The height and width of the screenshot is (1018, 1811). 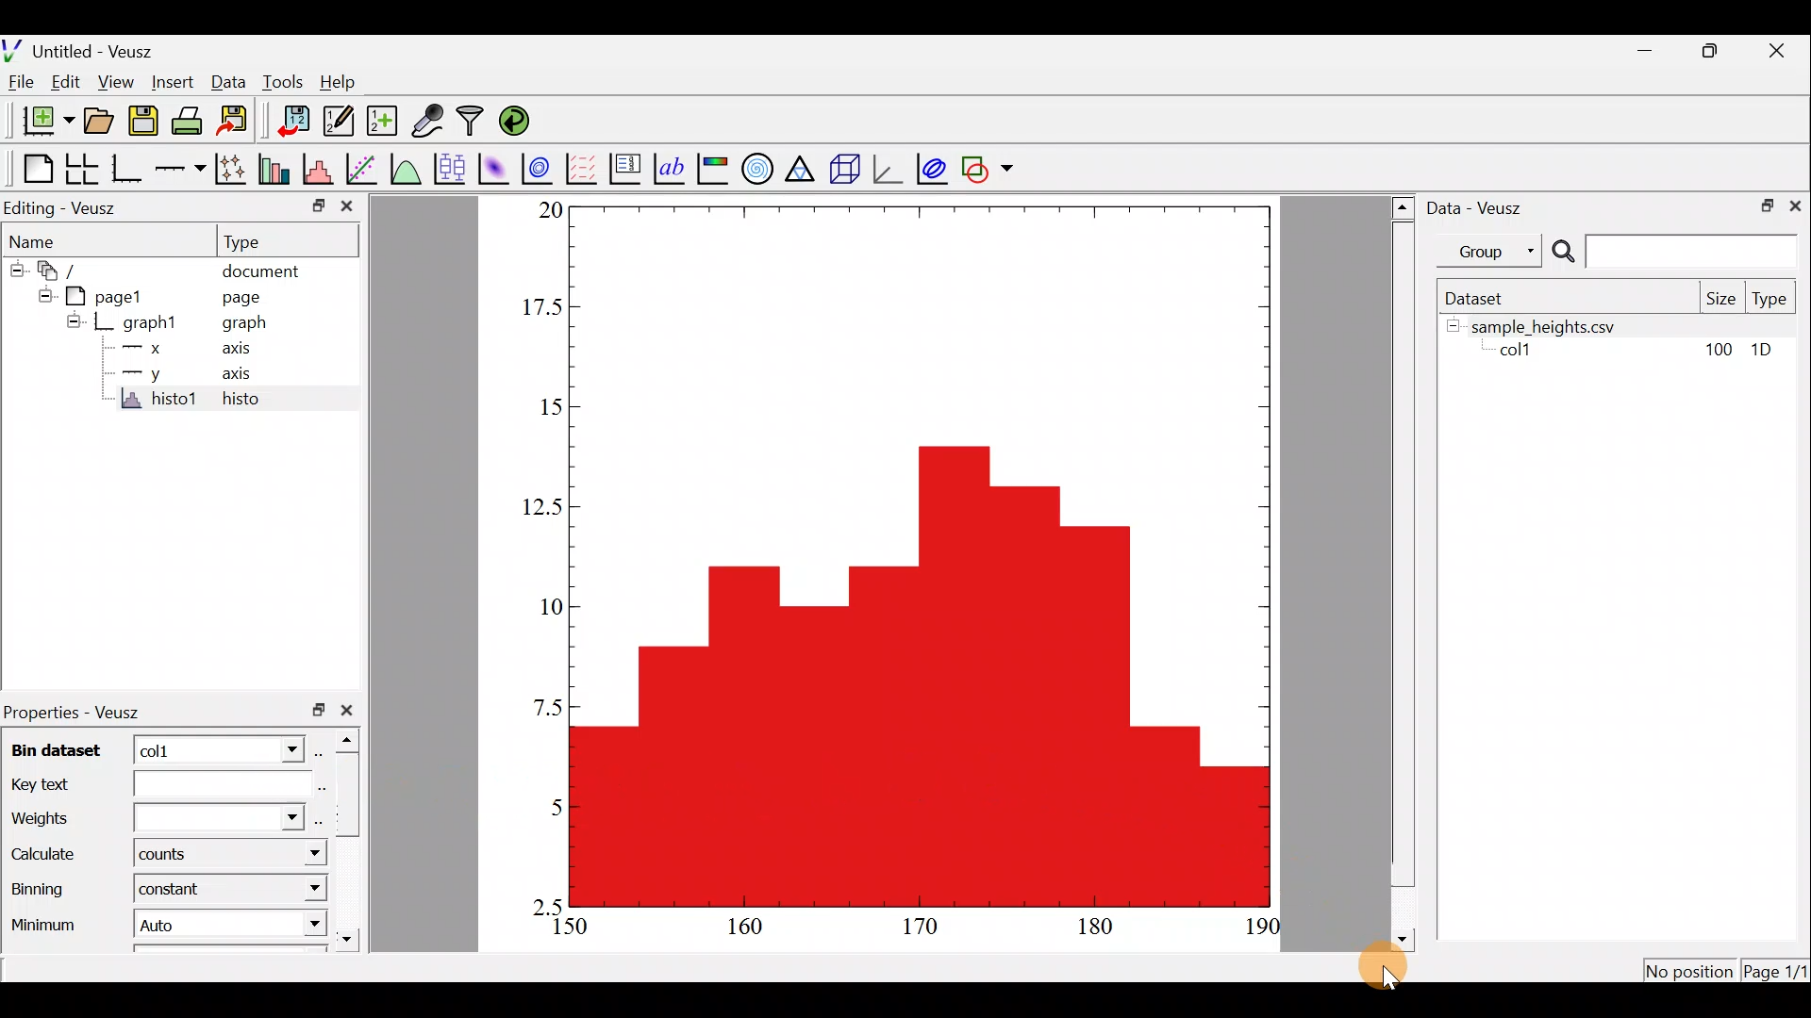 What do you see at coordinates (296, 889) in the screenshot?
I see `Binning dropdown` at bounding box center [296, 889].